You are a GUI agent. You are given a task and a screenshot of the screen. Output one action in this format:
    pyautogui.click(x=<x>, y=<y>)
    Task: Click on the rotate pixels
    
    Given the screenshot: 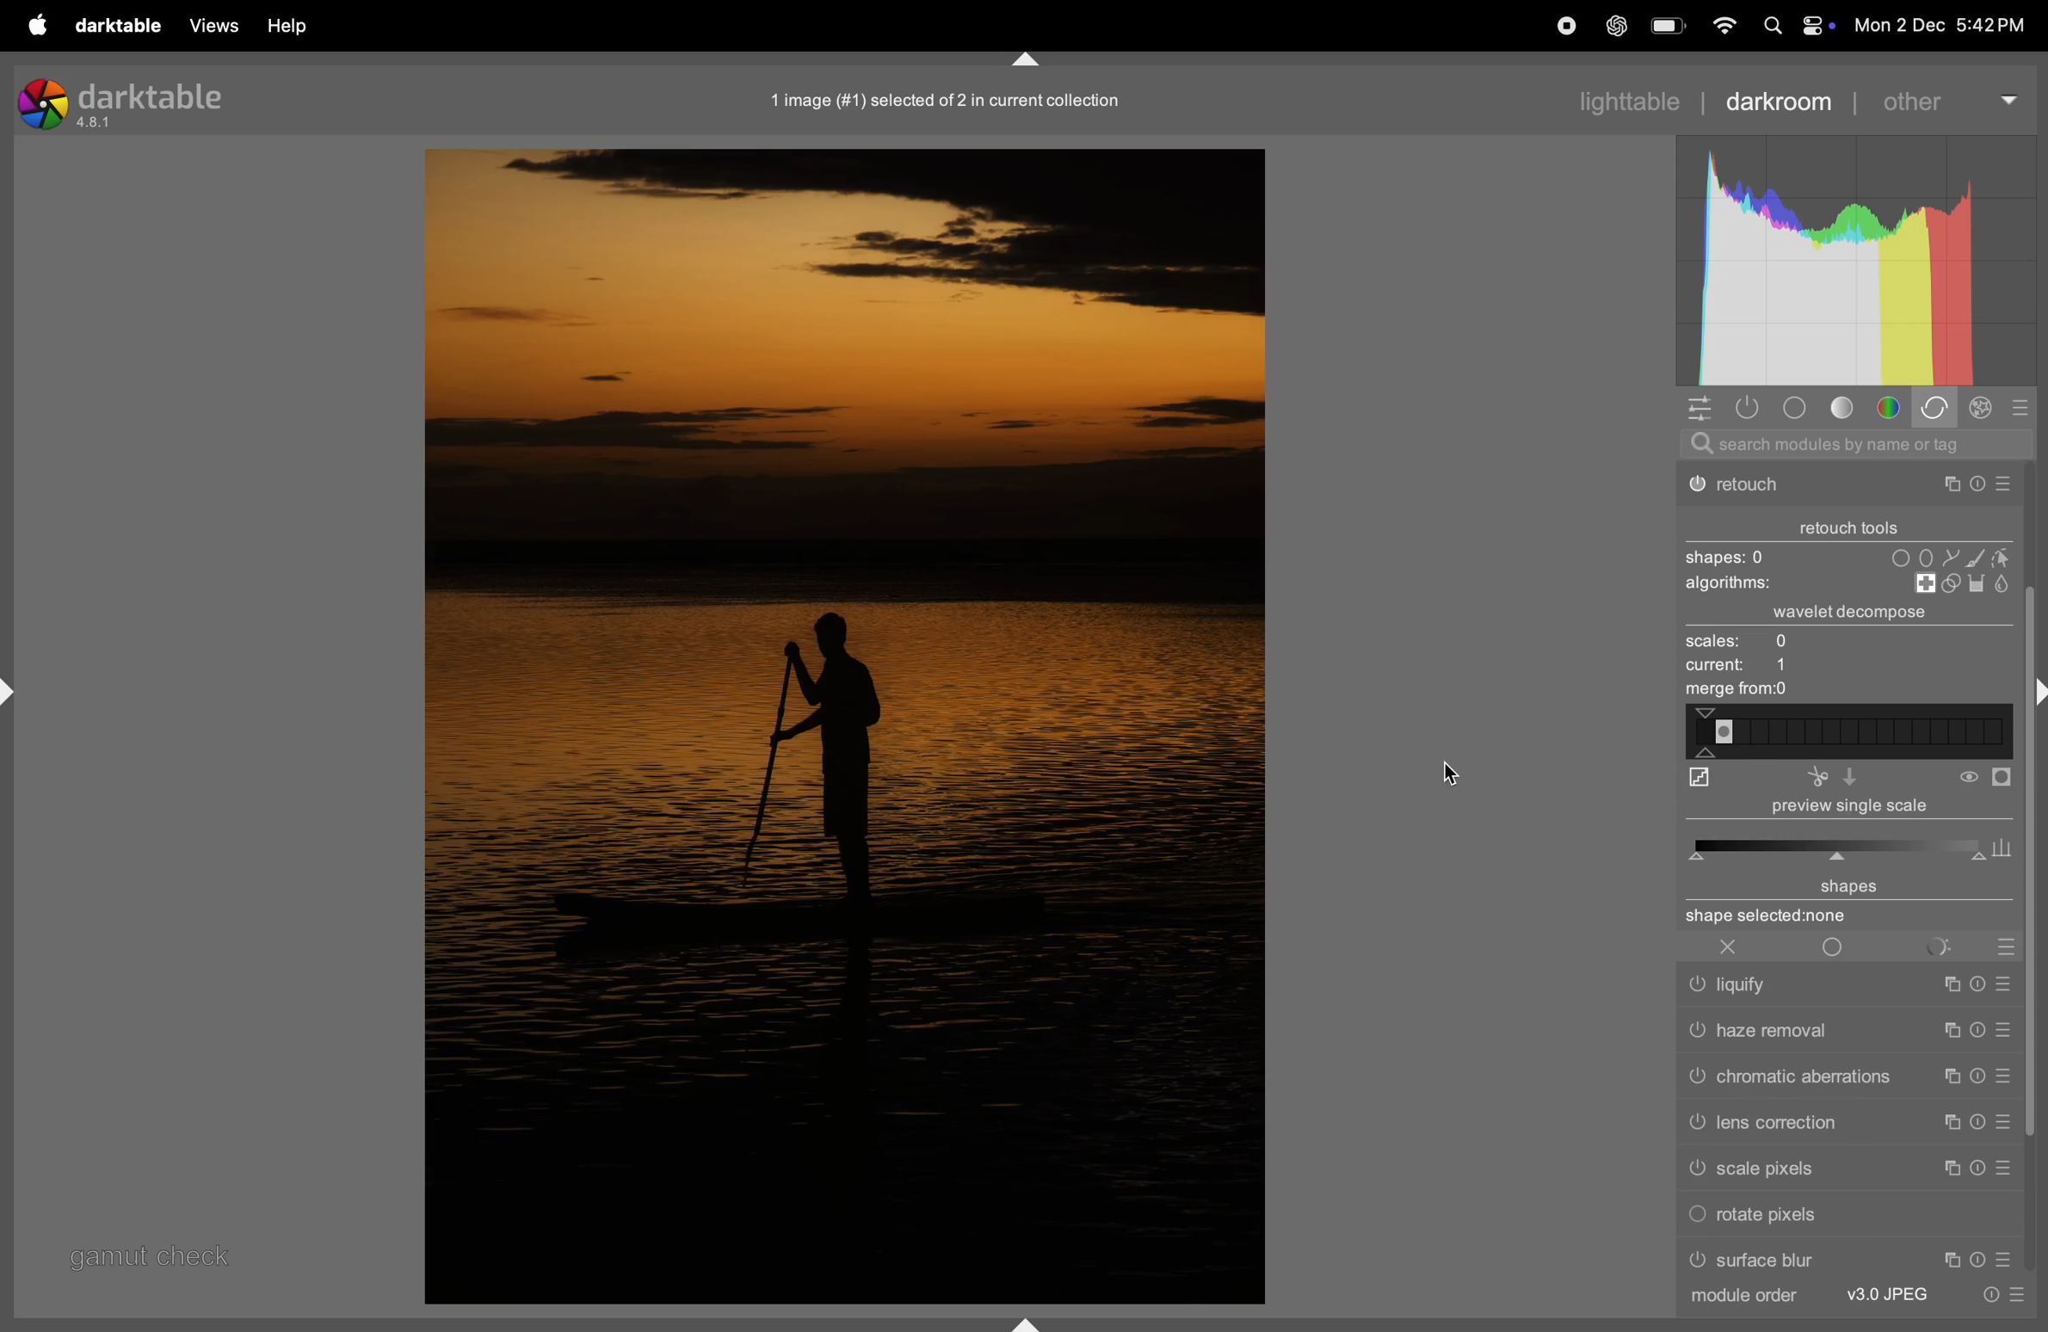 What is the action you would take?
    pyautogui.click(x=1771, y=1218)
    